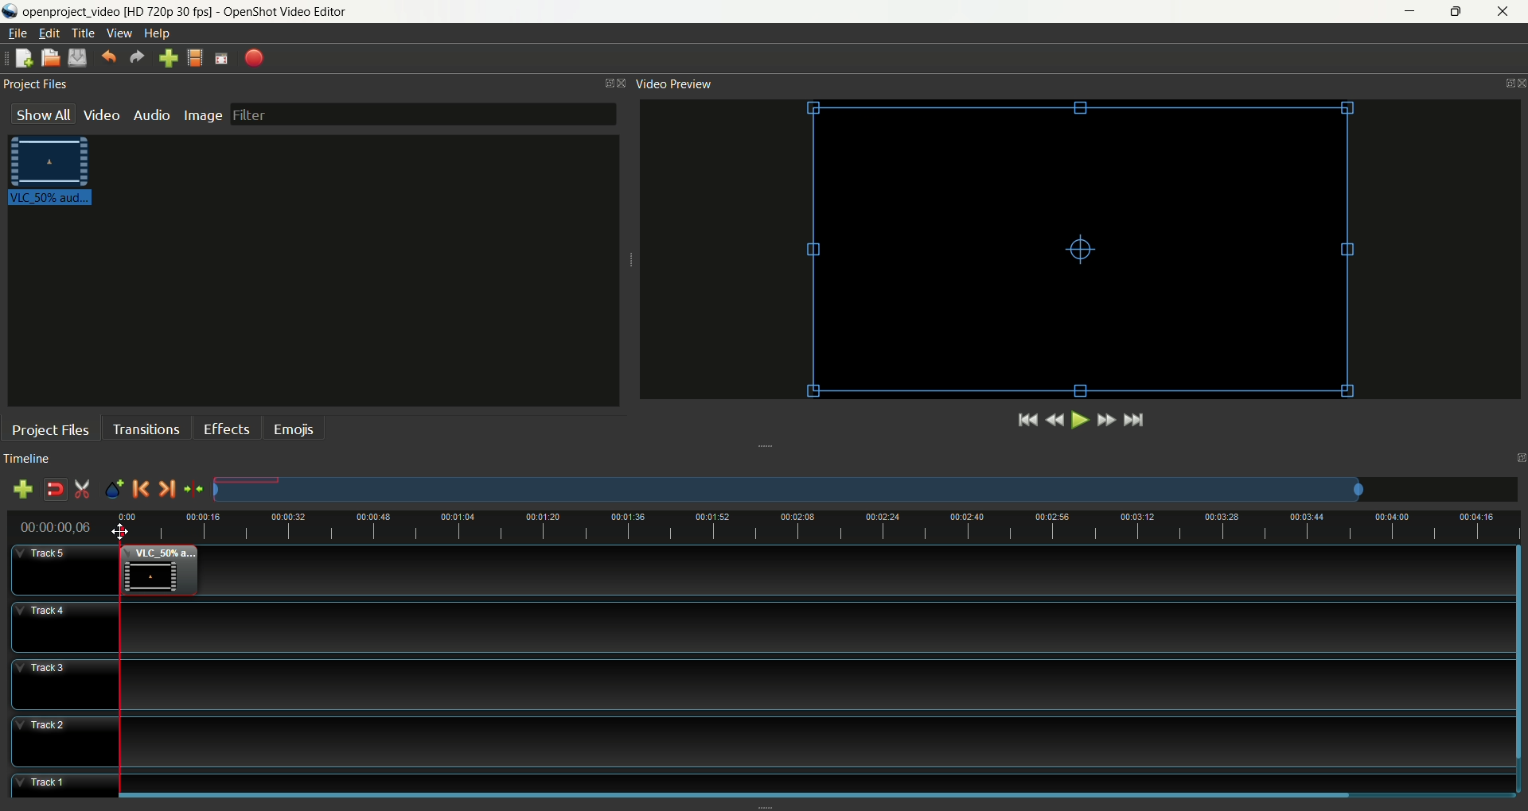 The height and width of the screenshot is (811, 1528). What do you see at coordinates (52, 430) in the screenshot?
I see `project files` at bounding box center [52, 430].